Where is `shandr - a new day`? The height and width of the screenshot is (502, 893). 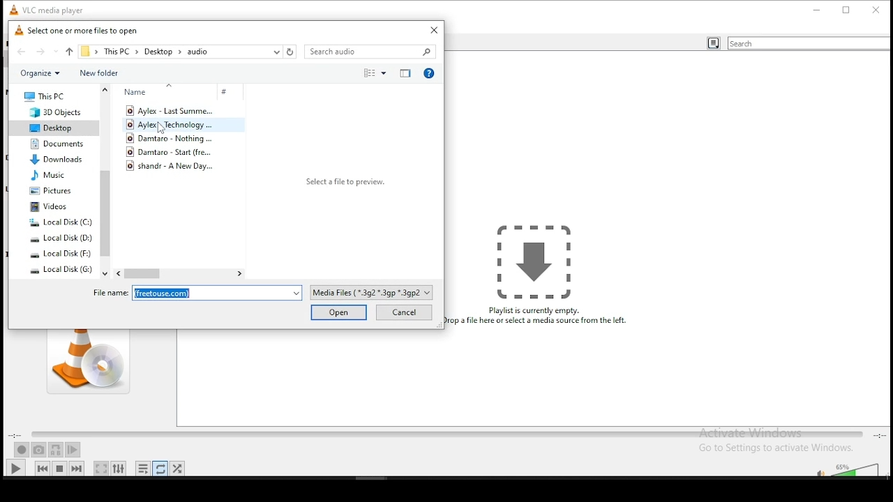
shandr - a new day is located at coordinates (176, 166).